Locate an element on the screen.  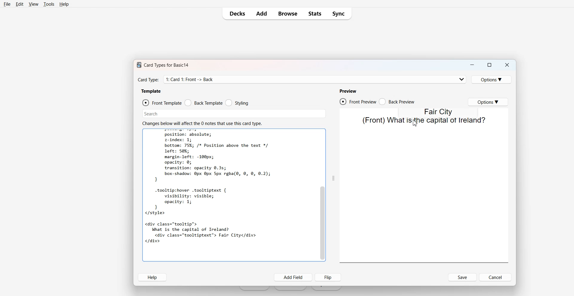
Help is located at coordinates (152, 277).